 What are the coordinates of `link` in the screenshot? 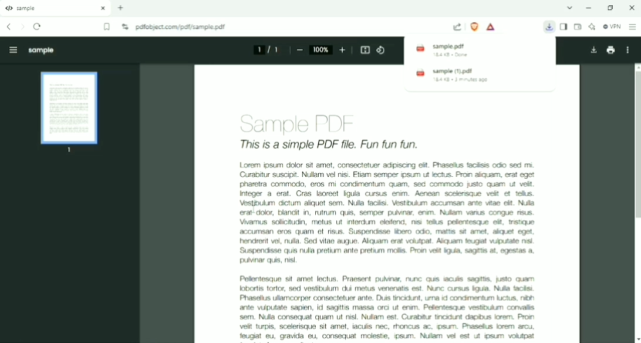 It's located at (289, 27).